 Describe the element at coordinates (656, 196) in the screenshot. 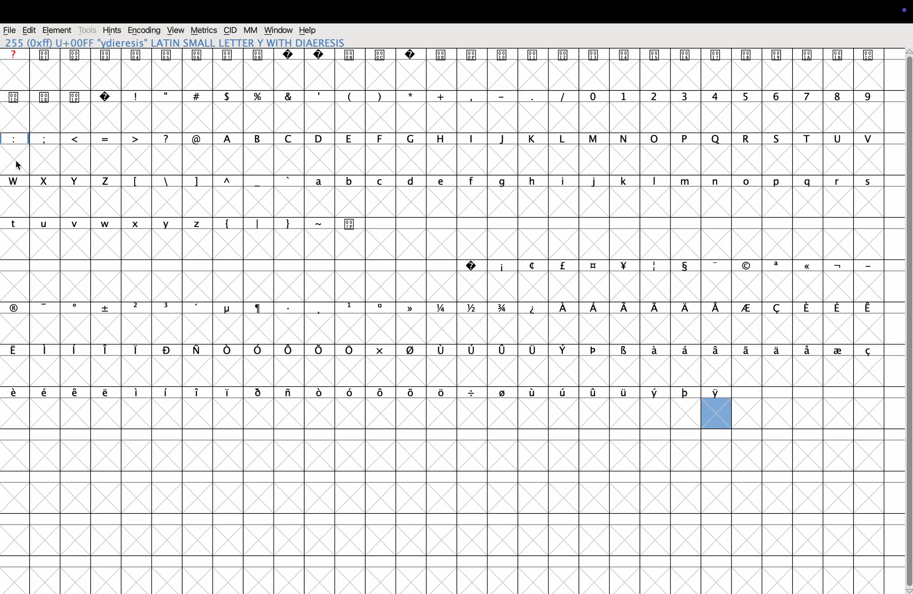

I see `l` at that location.